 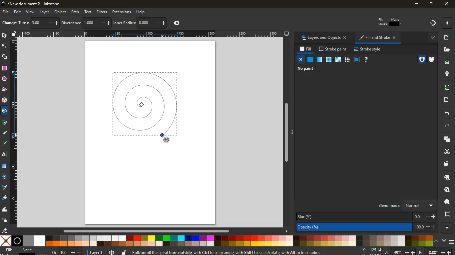 What do you see at coordinates (431, 38) in the screenshot?
I see `more` at bounding box center [431, 38].